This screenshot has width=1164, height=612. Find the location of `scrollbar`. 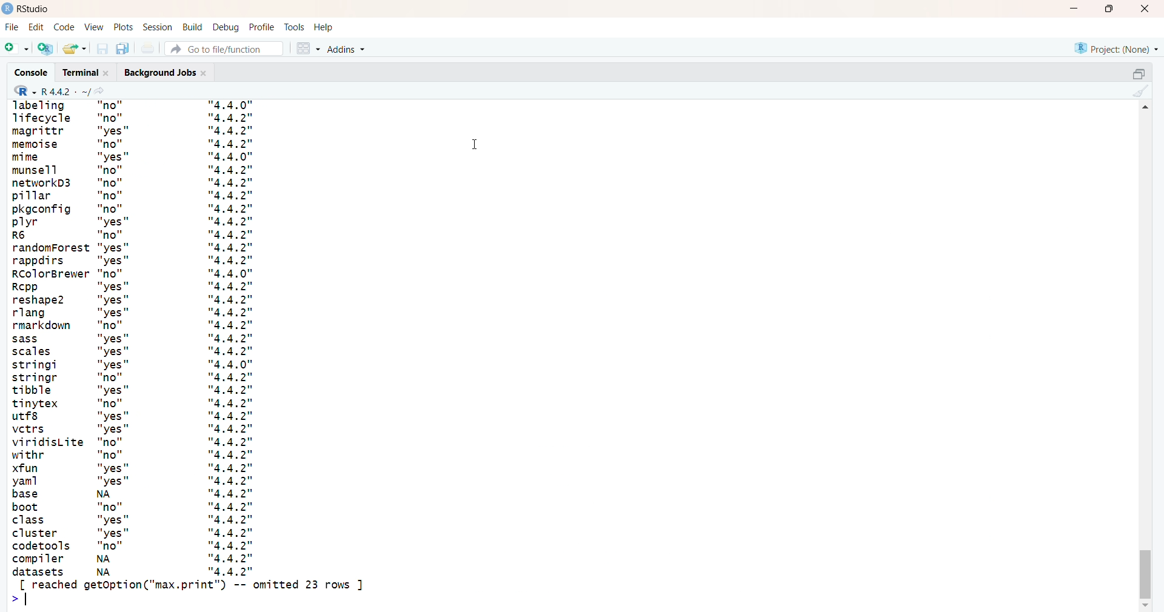

scrollbar is located at coordinates (1147, 358).